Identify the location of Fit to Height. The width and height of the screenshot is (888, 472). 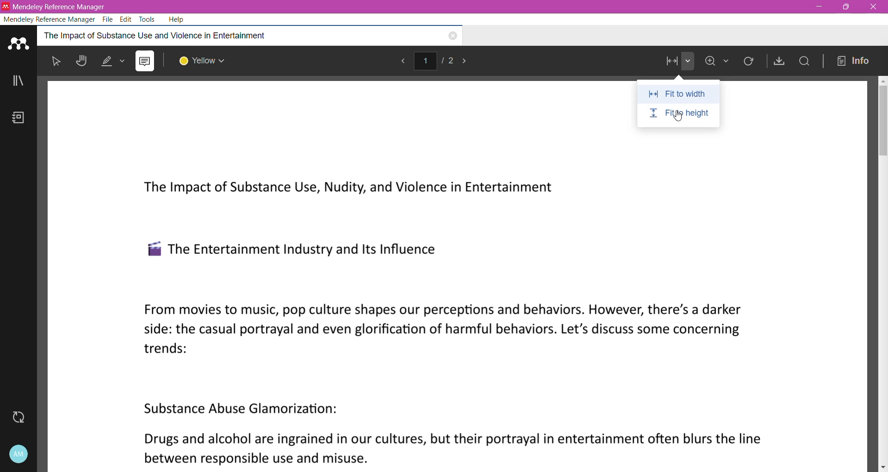
(680, 114).